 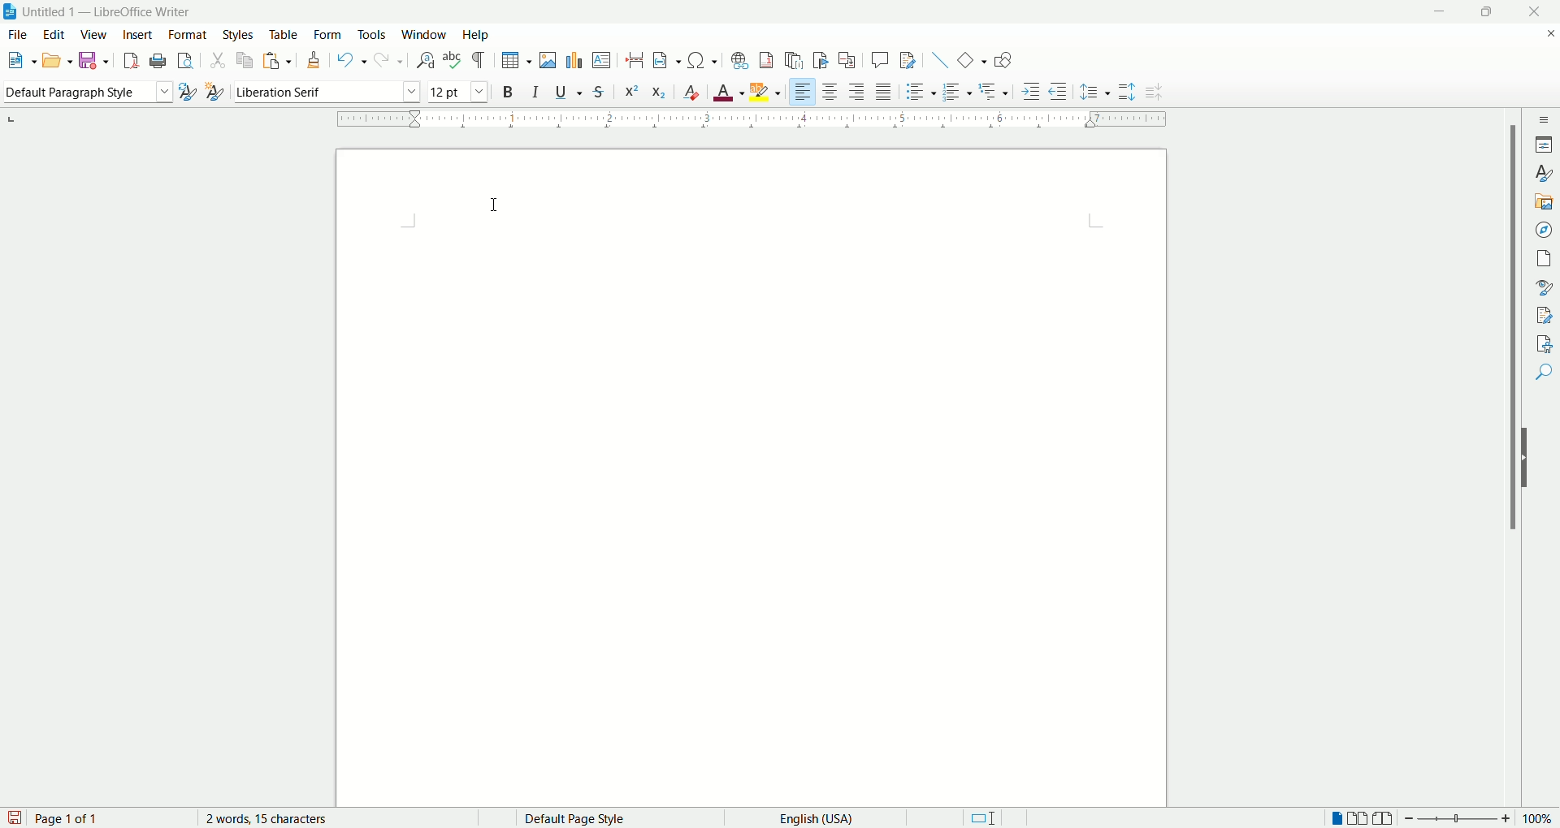 I want to click on page count, so click(x=115, y=817).